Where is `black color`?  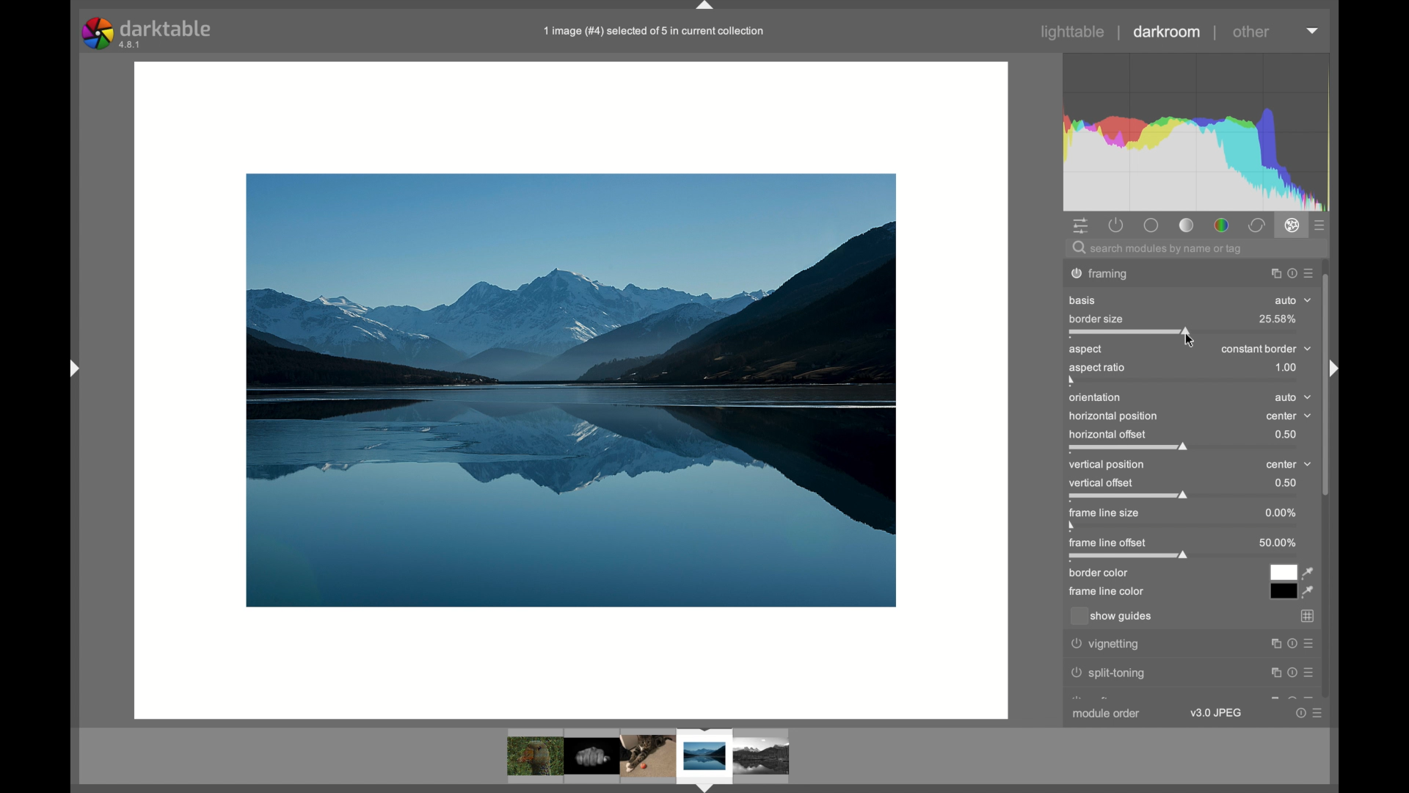
black color is located at coordinates (1281, 592).